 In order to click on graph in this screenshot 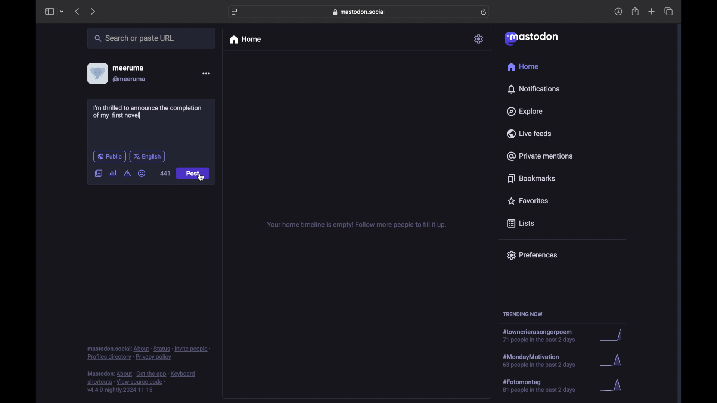, I will do `click(613, 386)`.